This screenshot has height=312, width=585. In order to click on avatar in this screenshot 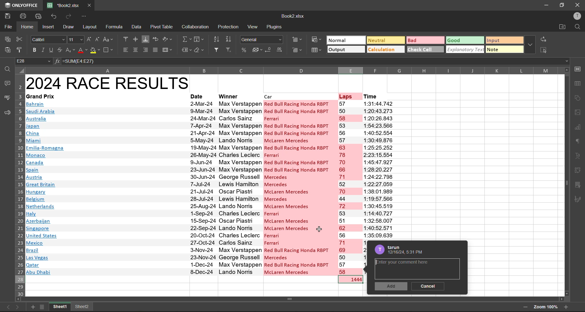, I will do `click(378, 250)`.